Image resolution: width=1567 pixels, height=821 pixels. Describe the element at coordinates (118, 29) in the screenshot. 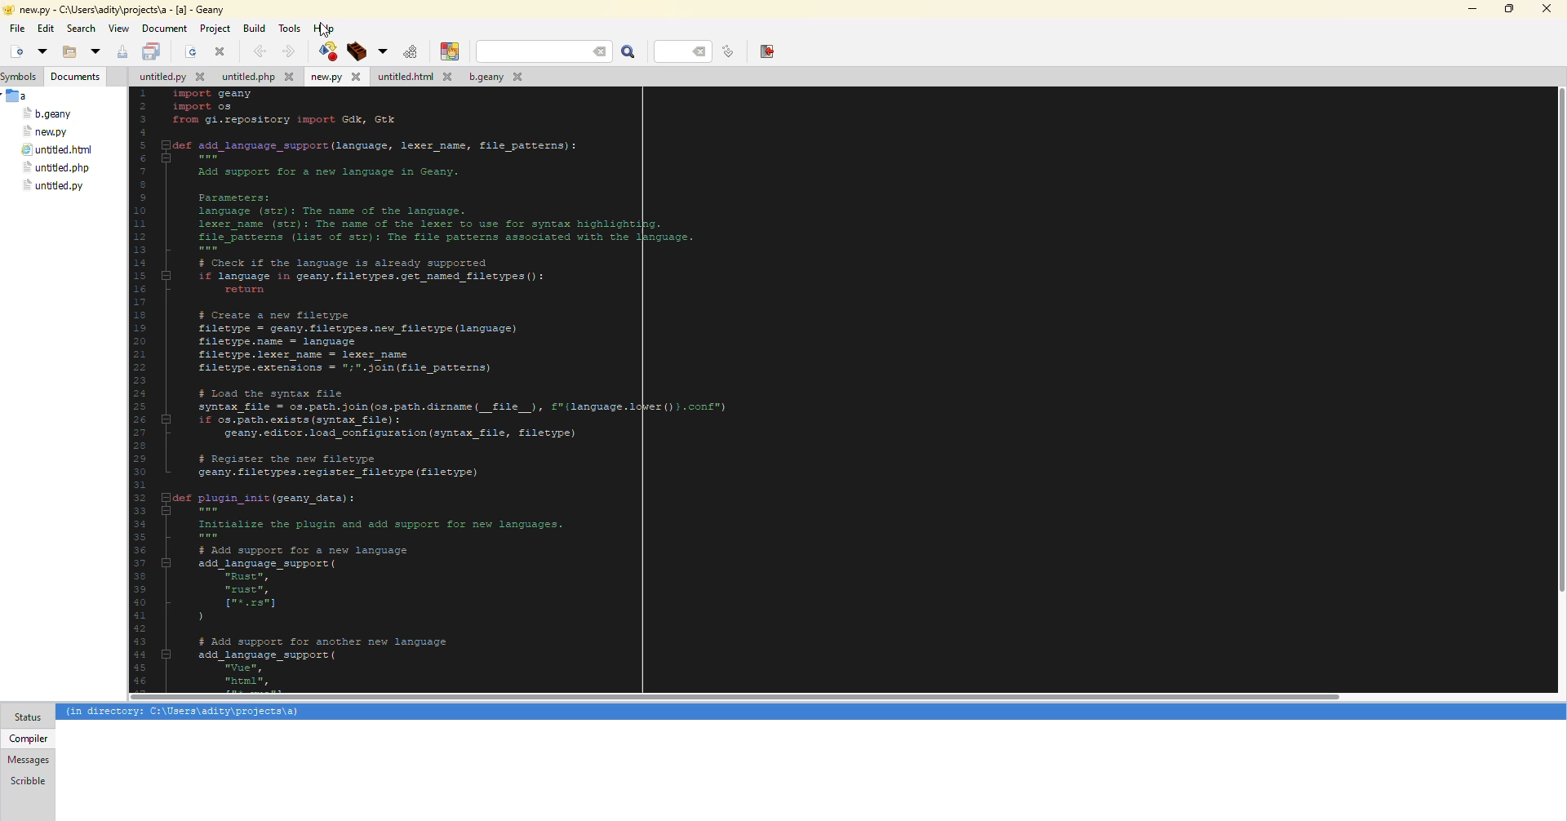

I see `view` at that location.